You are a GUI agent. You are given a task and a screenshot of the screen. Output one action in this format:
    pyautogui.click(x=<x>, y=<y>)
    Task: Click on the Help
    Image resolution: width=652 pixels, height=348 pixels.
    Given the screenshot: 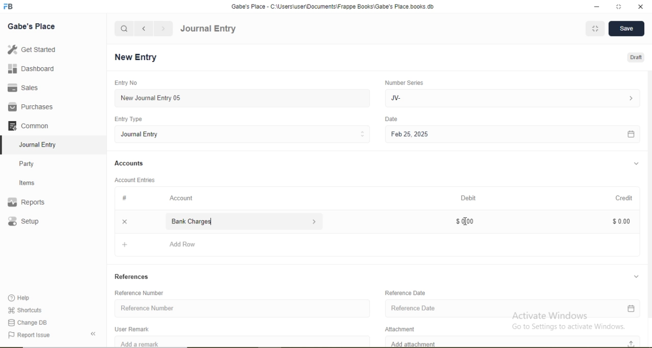 What is the action you would take?
    pyautogui.click(x=23, y=298)
    